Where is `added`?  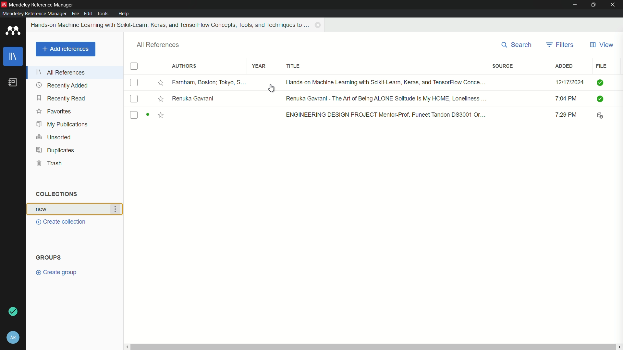 added is located at coordinates (564, 66).